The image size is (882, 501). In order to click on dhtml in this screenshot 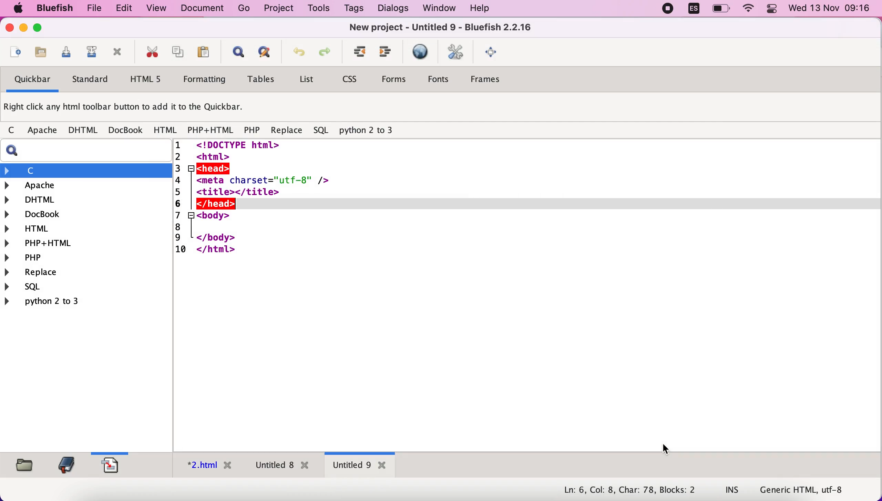, I will do `click(86, 198)`.